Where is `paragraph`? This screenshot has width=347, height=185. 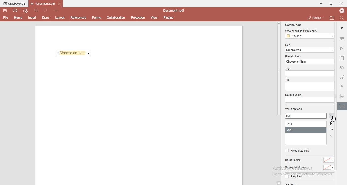 paragraph is located at coordinates (343, 29).